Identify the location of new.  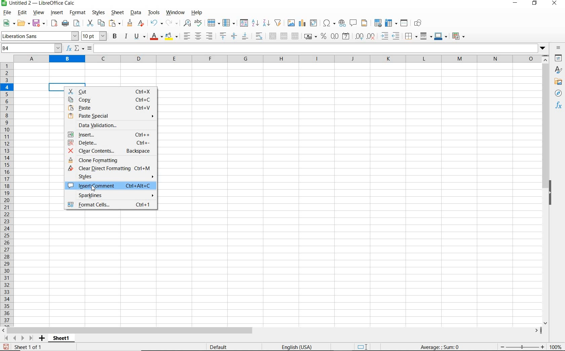
(9, 24).